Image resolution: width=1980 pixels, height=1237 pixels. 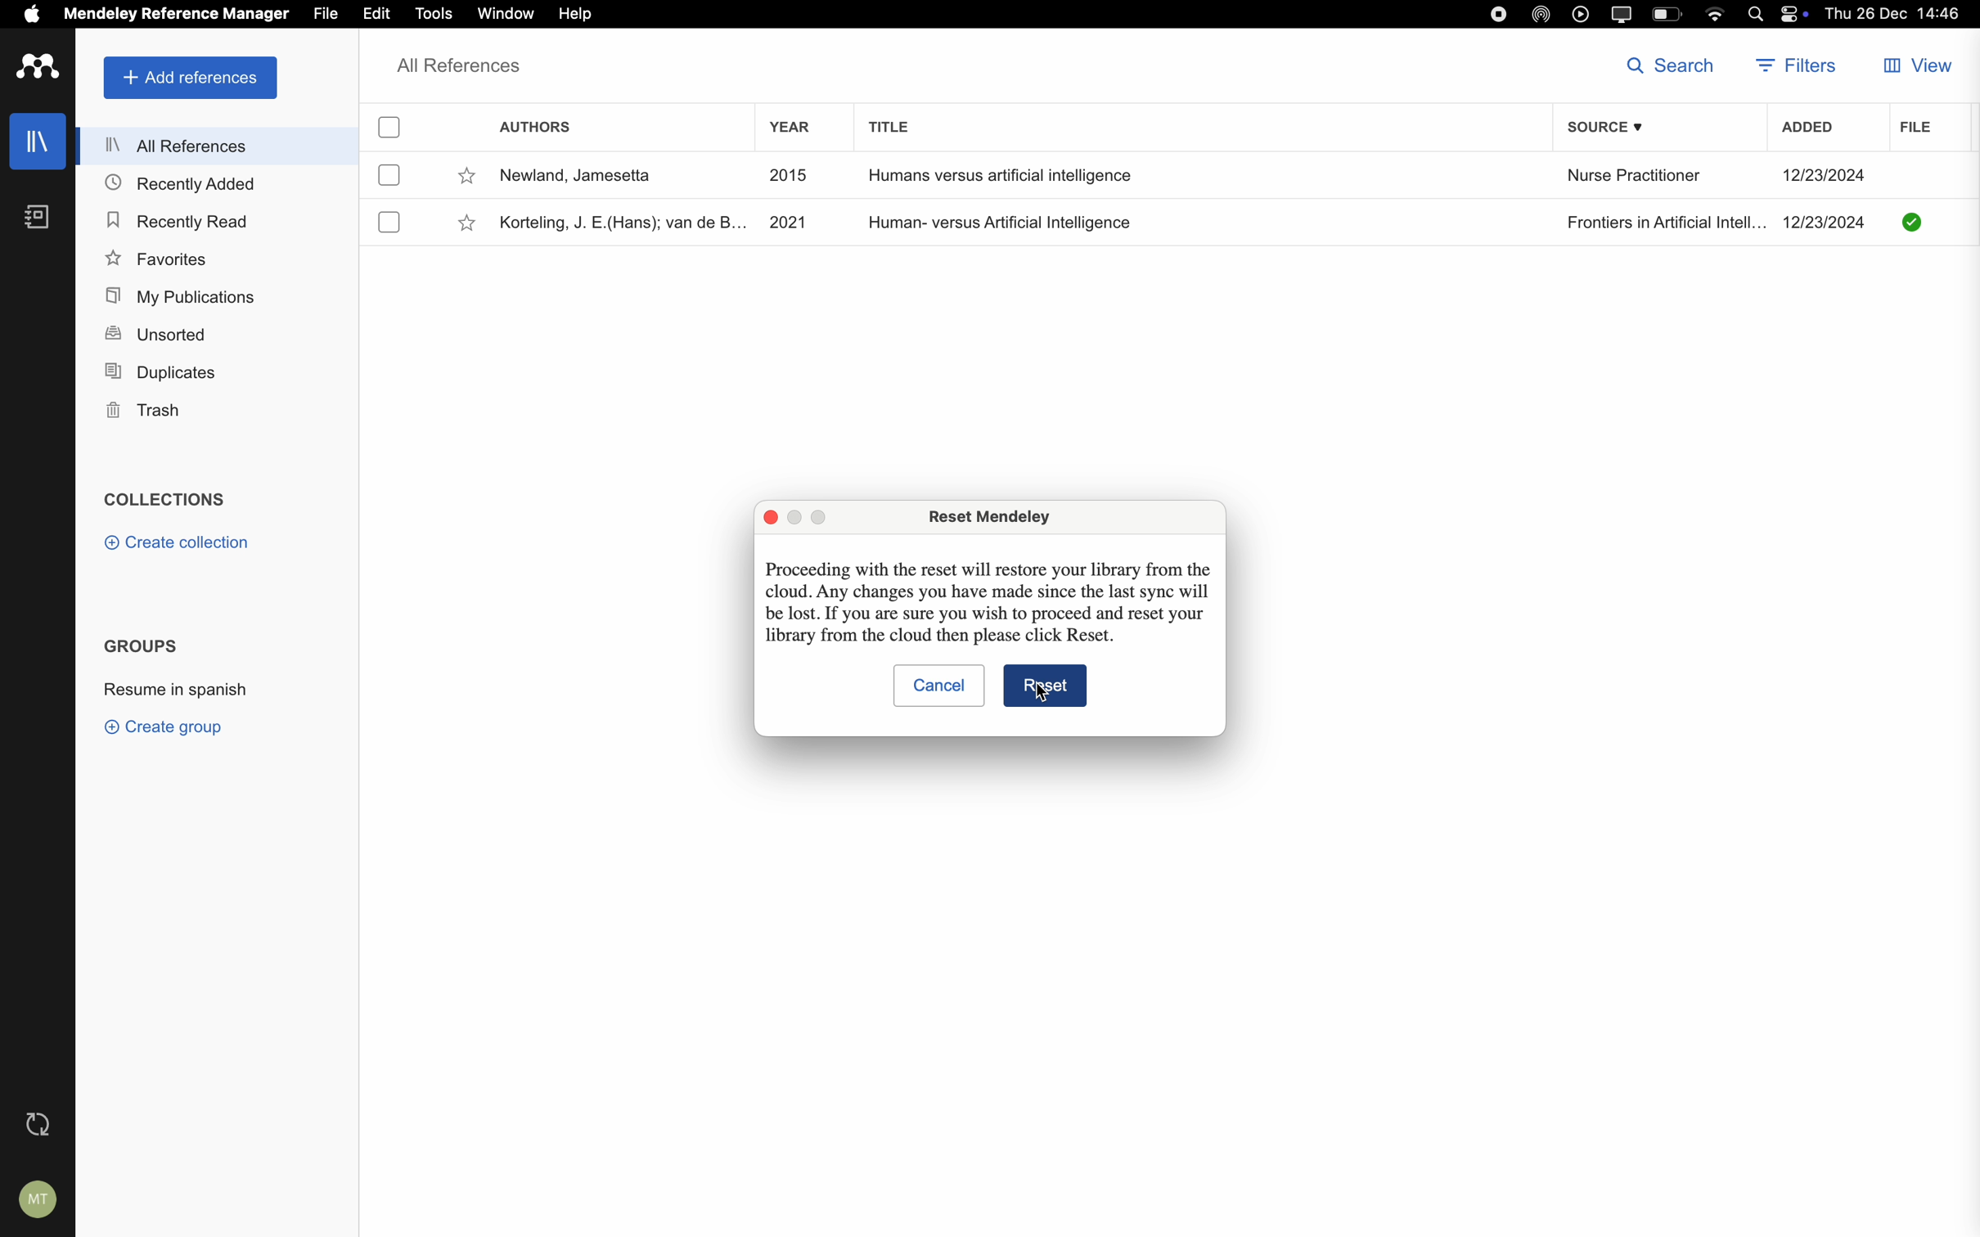 What do you see at coordinates (34, 12) in the screenshot?
I see `Apple icon` at bounding box center [34, 12].